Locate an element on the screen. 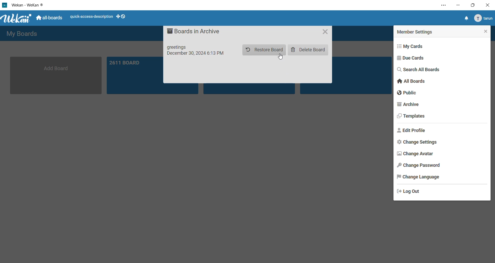  archive is located at coordinates (409, 105).